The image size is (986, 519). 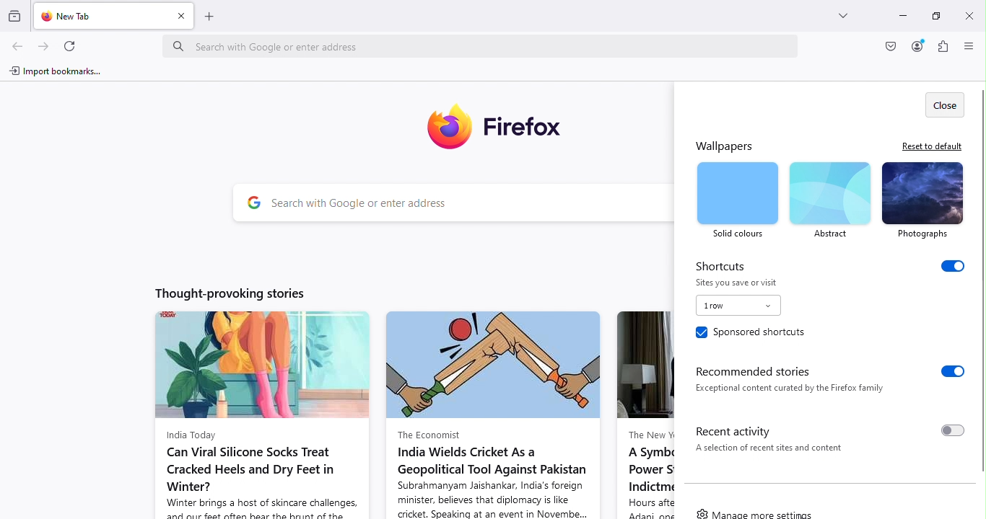 What do you see at coordinates (922, 202) in the screenshot?
I see `Photographs` at bounding box center [922, 202].